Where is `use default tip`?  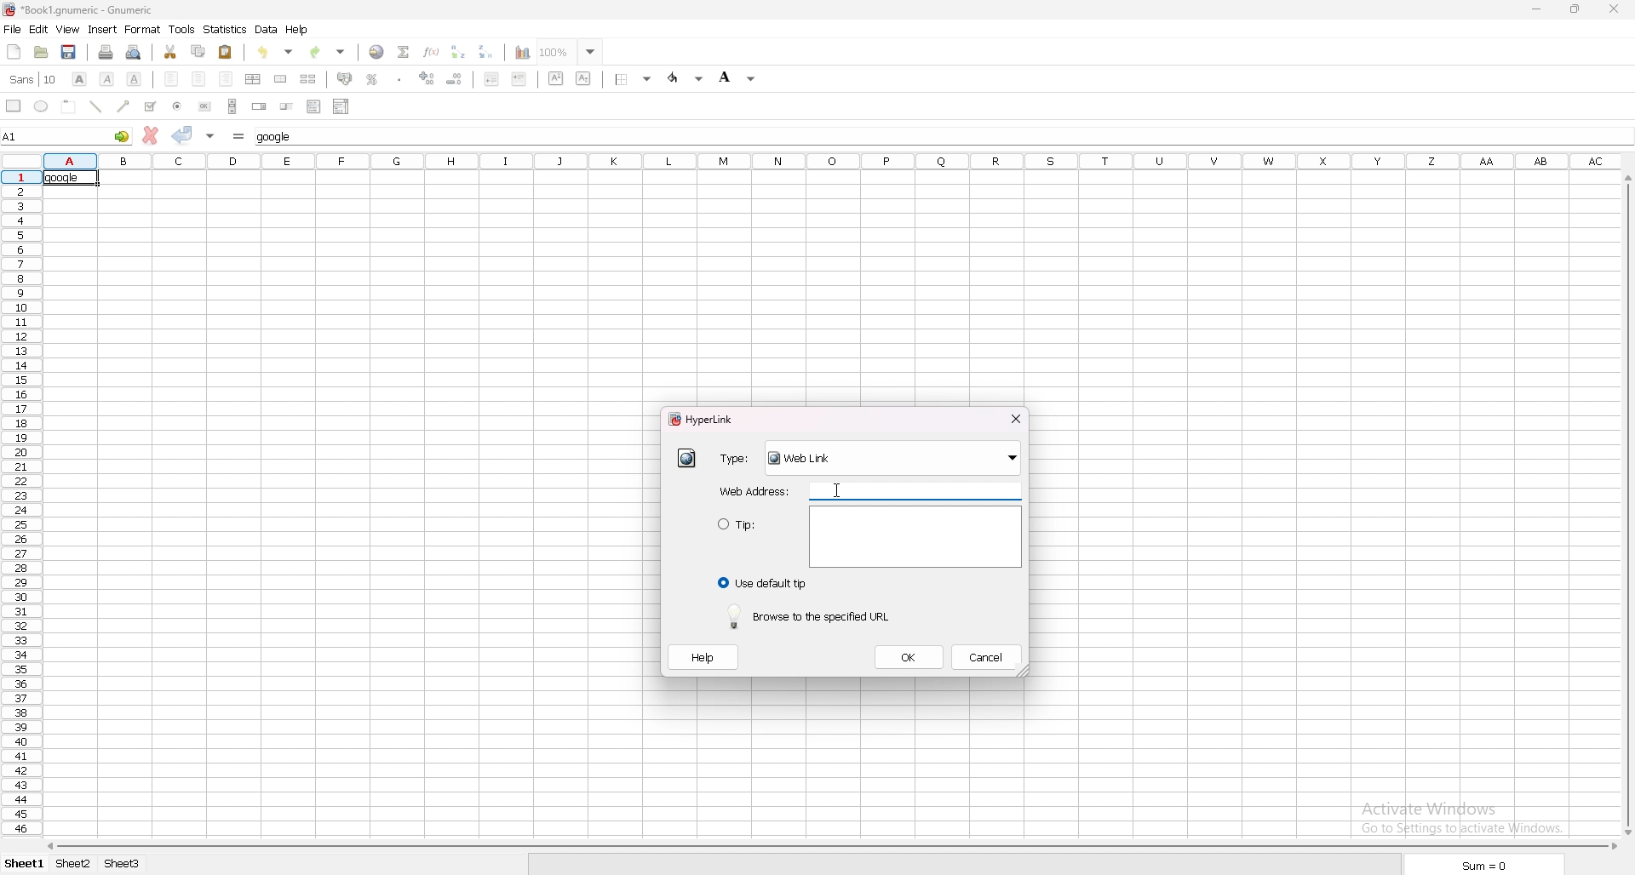
use default tip is located at coordinates (762, 583).